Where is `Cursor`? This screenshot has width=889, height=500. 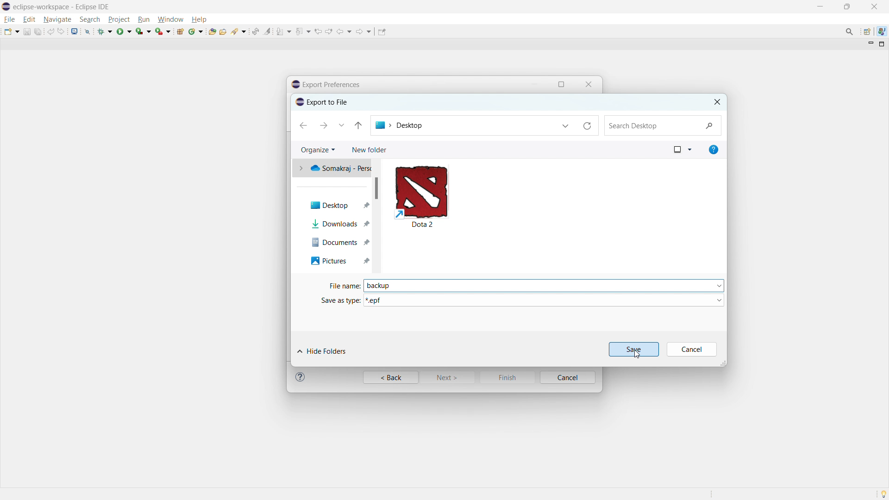 Cursor is located at coordinates (638, 355).